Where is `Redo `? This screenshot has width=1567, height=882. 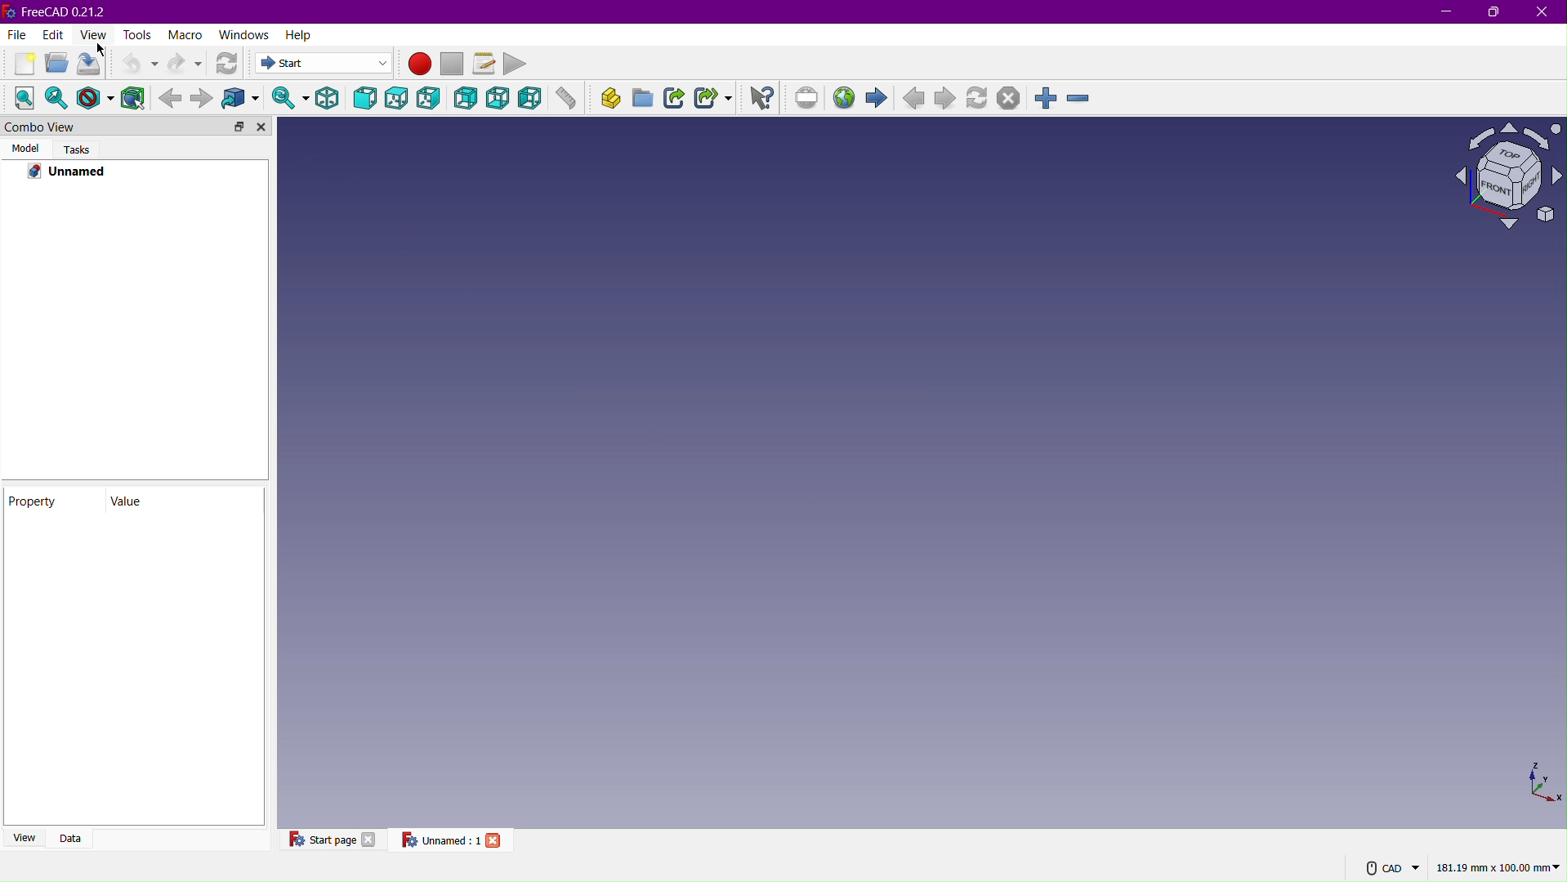 Redo  is located at coordinates (184, 62).